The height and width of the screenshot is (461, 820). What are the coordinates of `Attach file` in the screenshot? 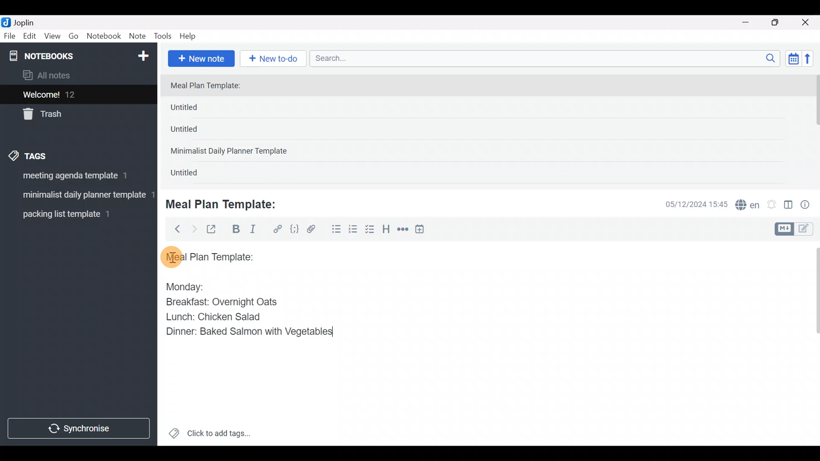 It's located at (314, 230).